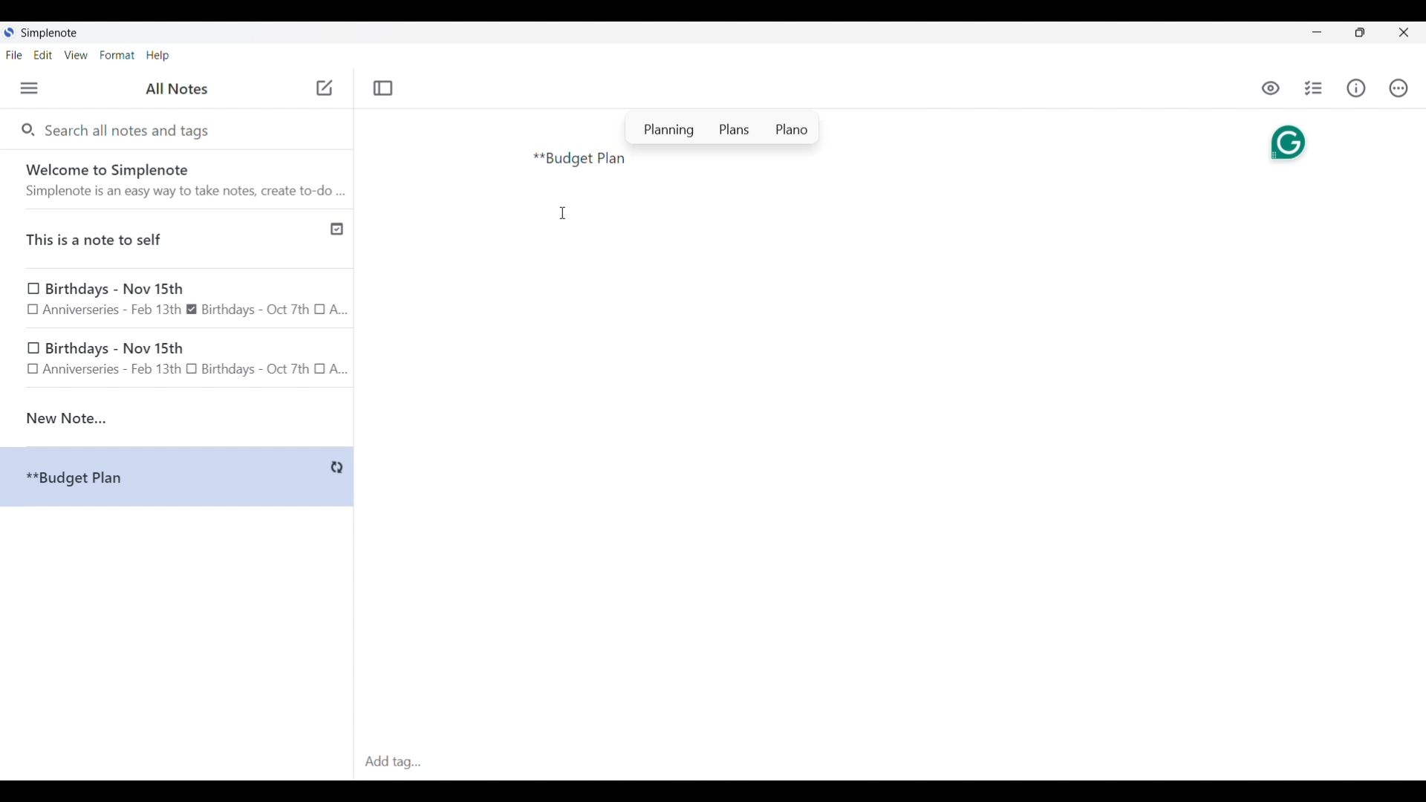  Describe the element at coordinates (177, 477) in the screenshot. I see `Note text changed` at that location.